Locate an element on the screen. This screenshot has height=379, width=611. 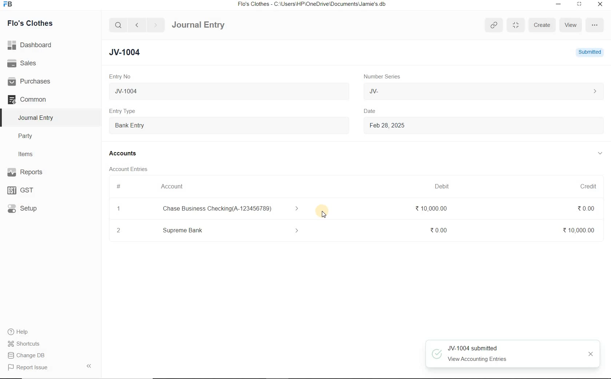
minimize is located at coordinates (558, 4).